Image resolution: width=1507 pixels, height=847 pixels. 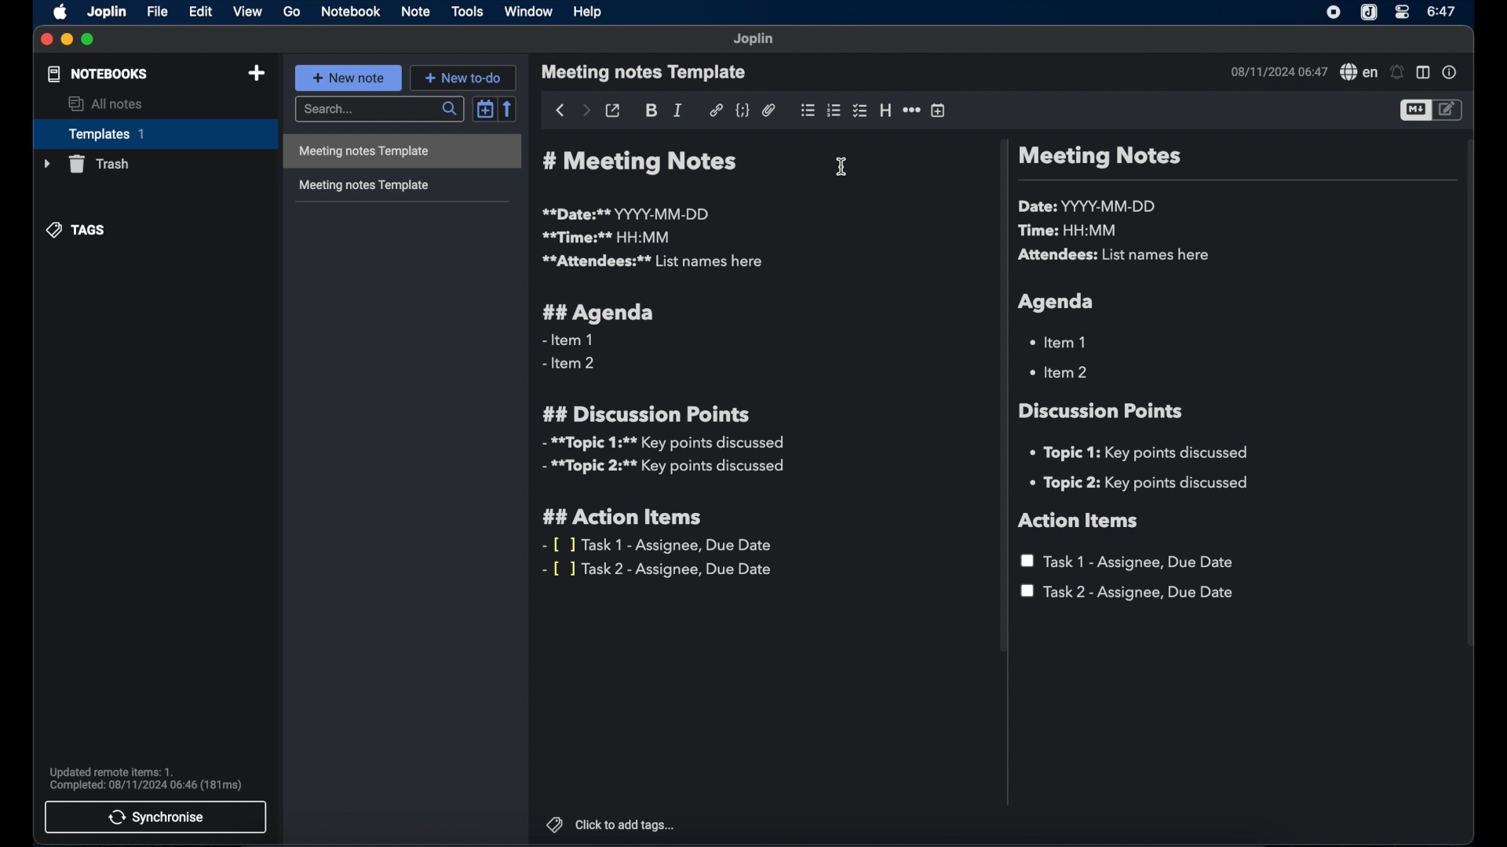 What do you see at coordinates (257, 73) in the screenshot?
I see `add note` at bounding box center [257, 73].